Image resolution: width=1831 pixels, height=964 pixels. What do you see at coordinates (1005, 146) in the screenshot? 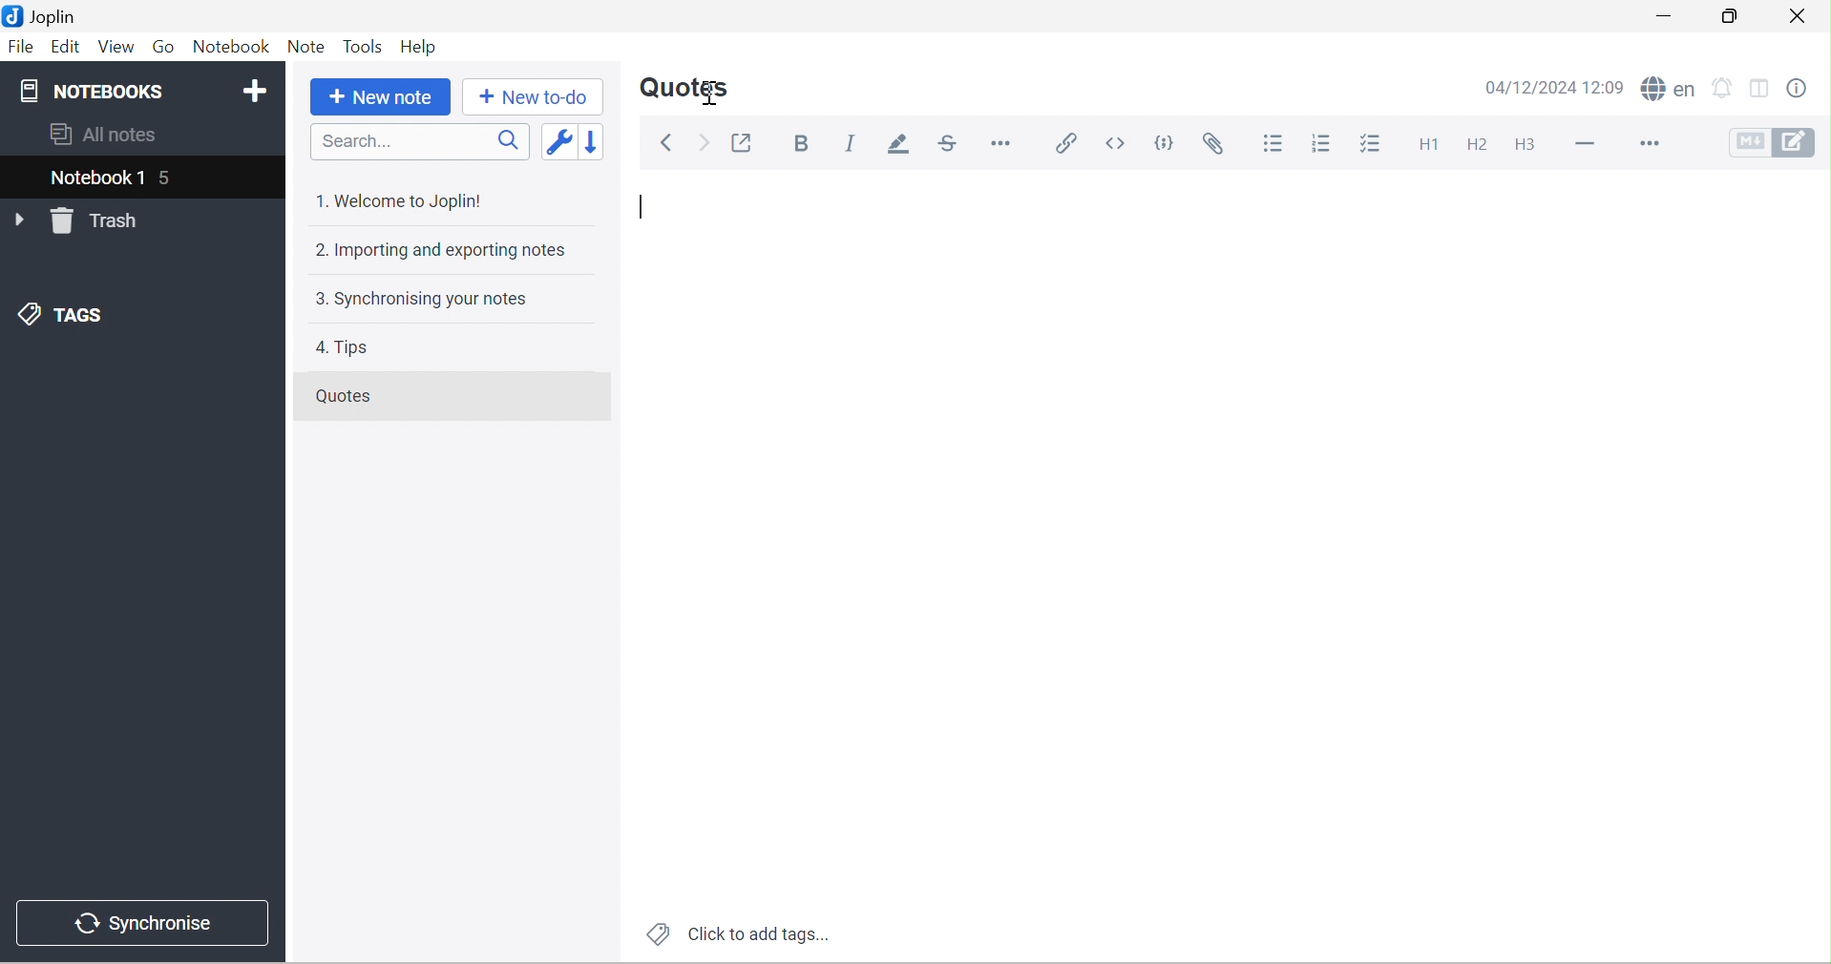
I see `Horizontal` at bounding box center [1005, 146].